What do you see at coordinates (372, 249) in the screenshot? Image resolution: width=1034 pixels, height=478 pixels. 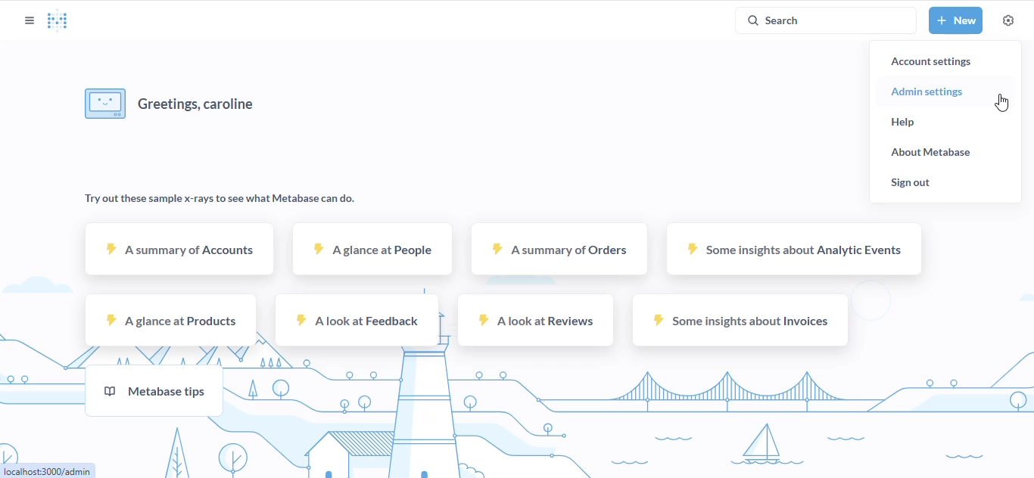 I see `a glance at people` at bounding box center [372, 249].